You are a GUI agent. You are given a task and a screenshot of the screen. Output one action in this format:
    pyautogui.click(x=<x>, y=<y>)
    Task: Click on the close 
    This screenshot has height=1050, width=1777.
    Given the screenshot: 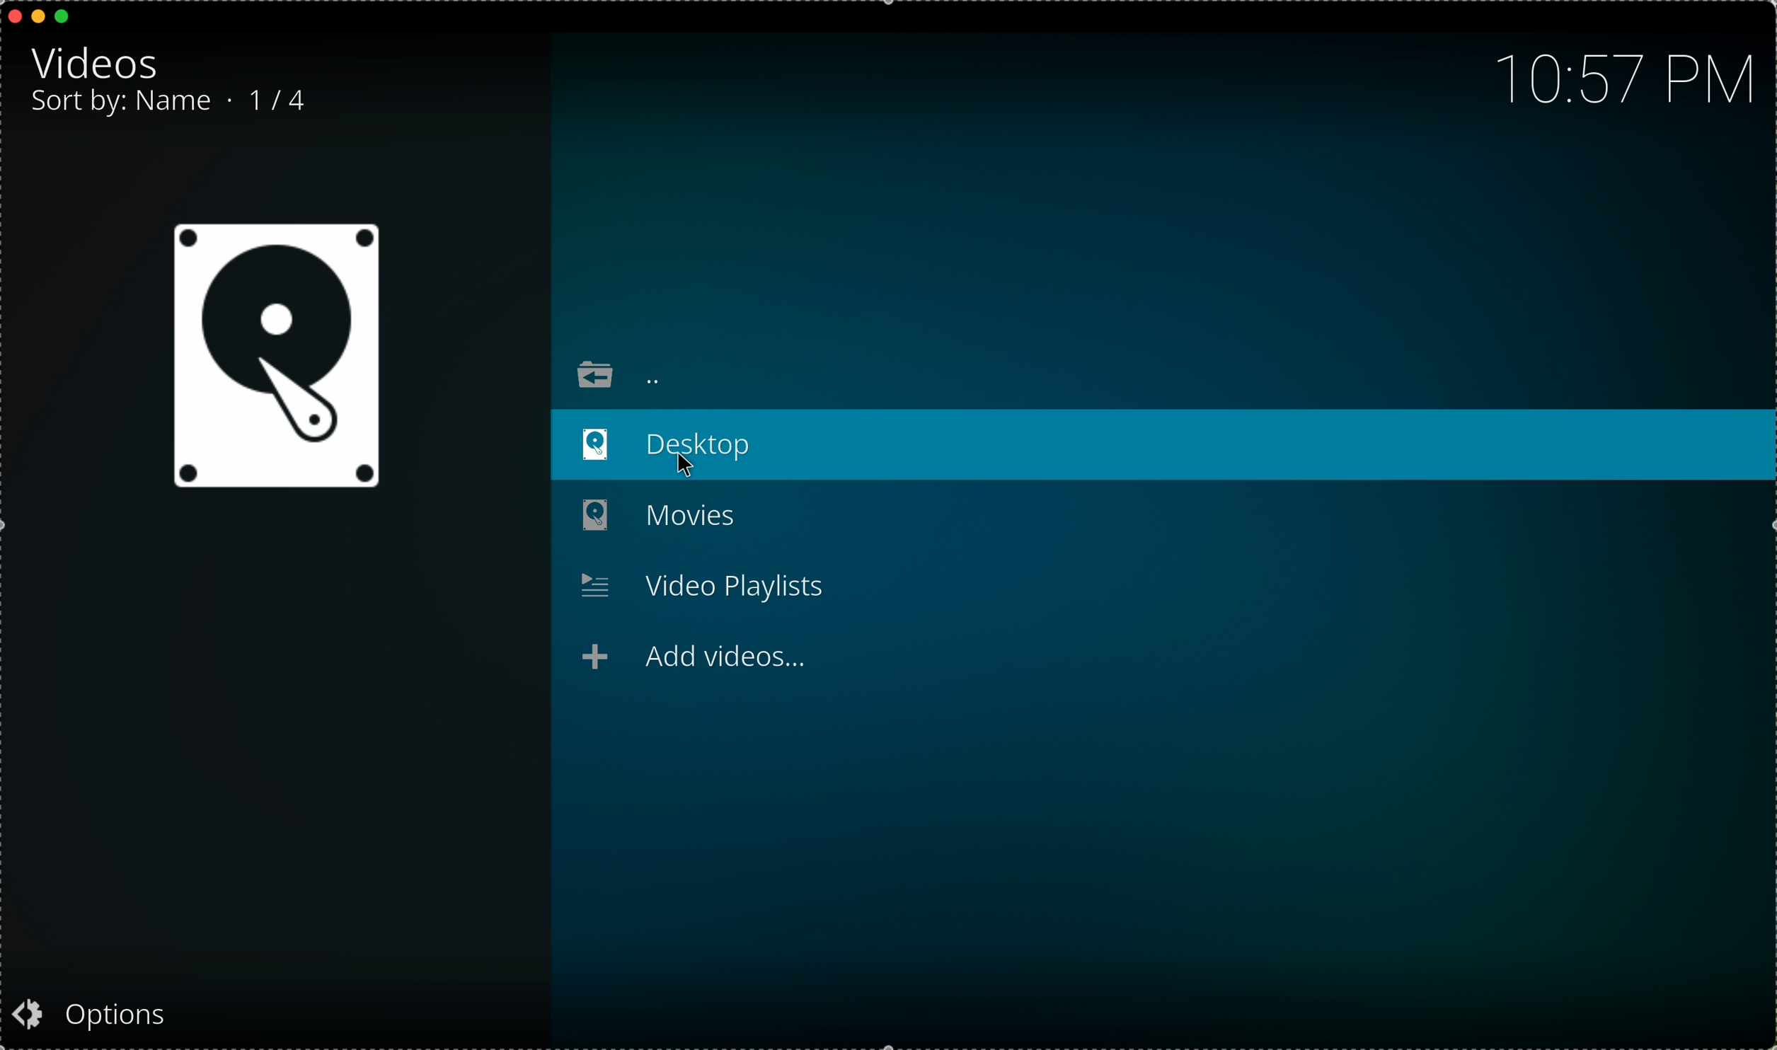 What is the action you would take?
    pyautogui.click(x=11, y=15)
    